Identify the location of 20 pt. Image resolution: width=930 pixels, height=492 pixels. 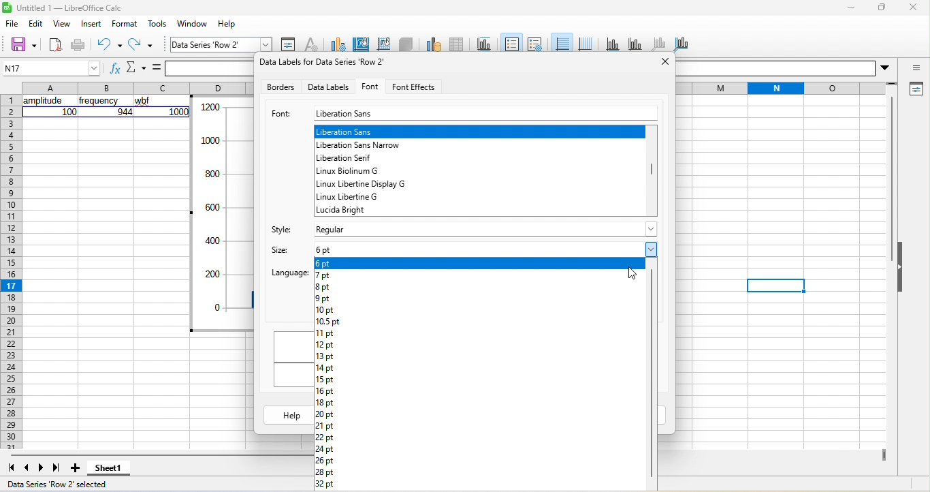
(325, 415).